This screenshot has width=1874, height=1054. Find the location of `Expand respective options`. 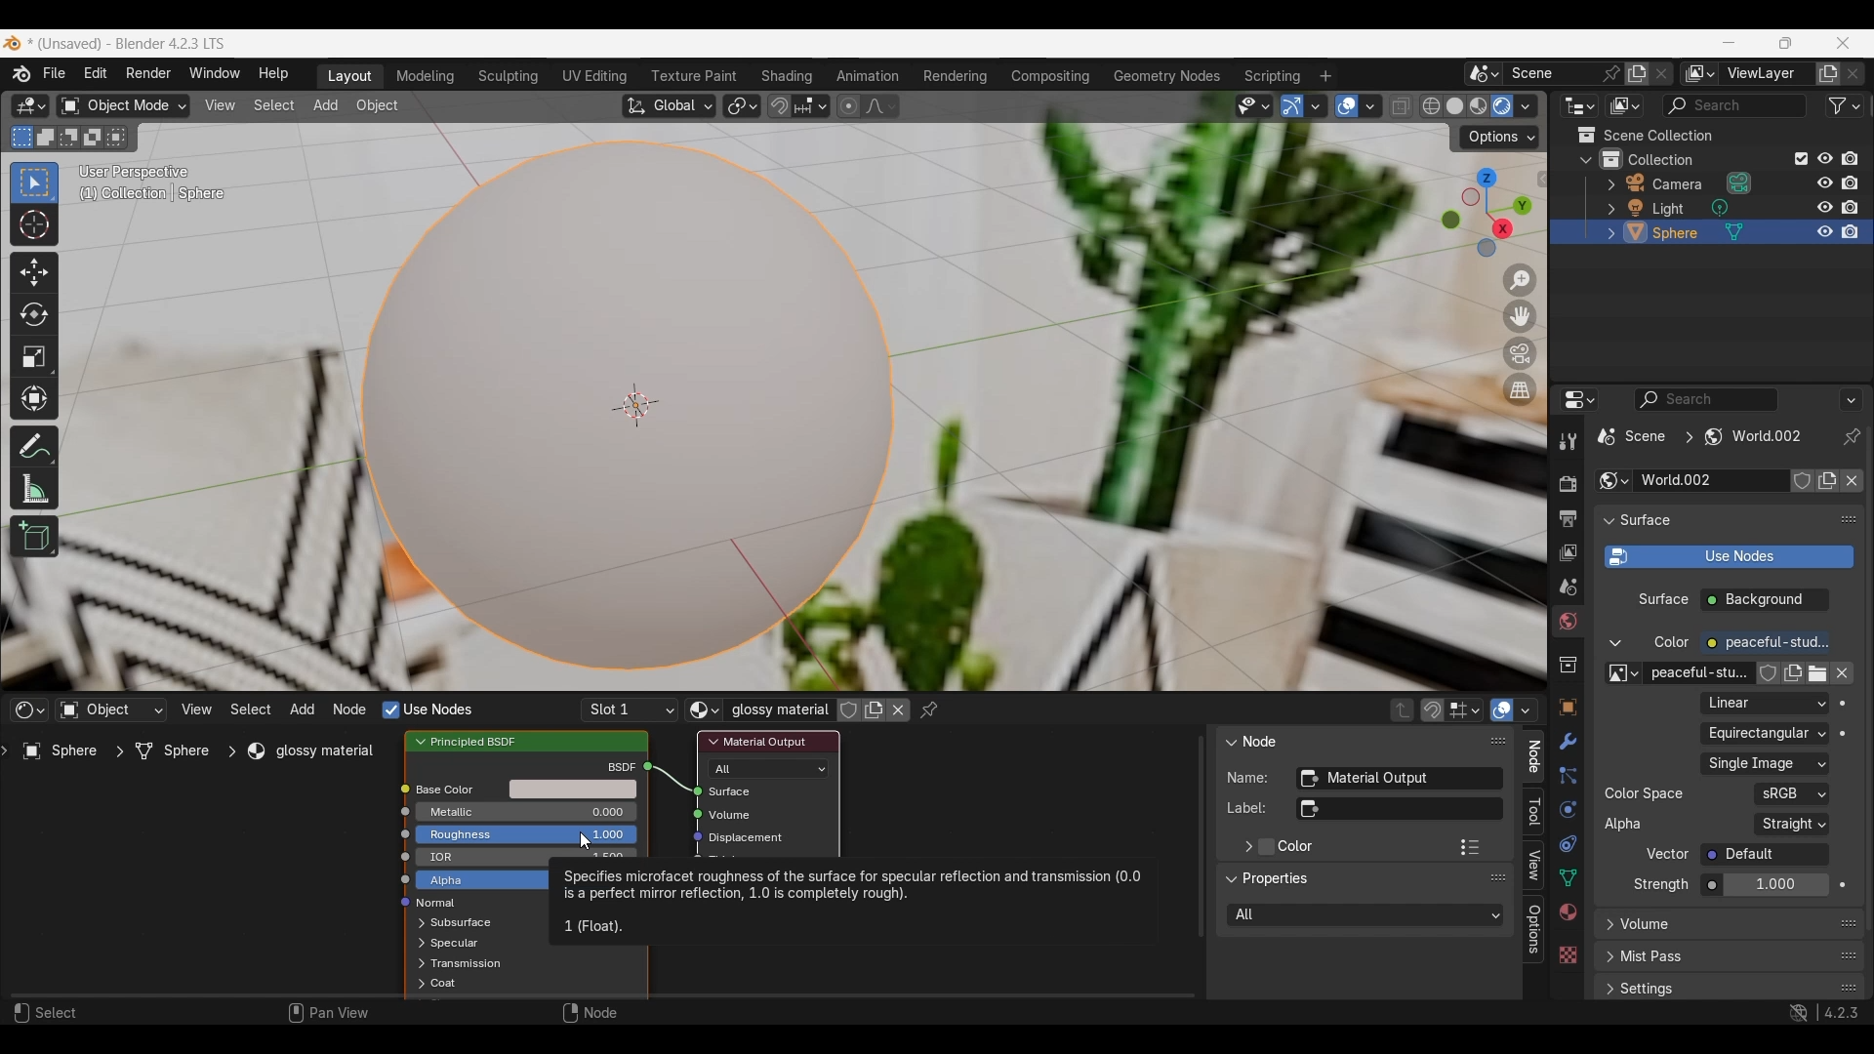

Expand respective options is located at coordinates (1605, 930).